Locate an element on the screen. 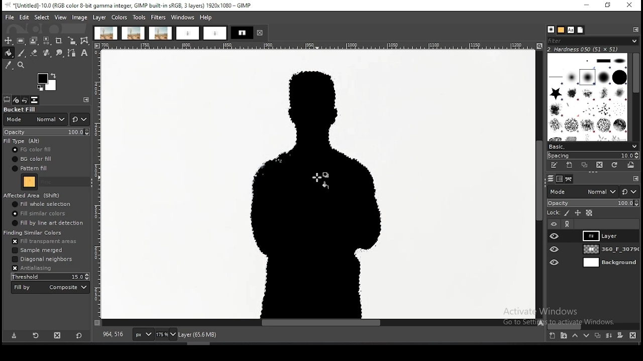 The width and height of the screenshot is (643, 361). diagonal neighbors is located at coordinates (43, 260).